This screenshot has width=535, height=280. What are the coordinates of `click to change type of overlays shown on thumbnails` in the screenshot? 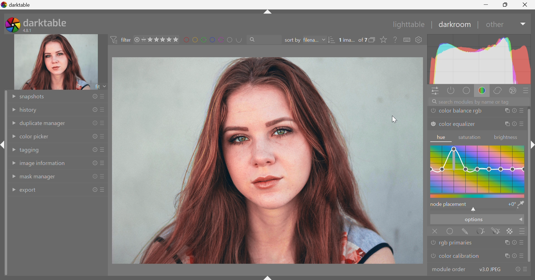 It's located at (385, 40).